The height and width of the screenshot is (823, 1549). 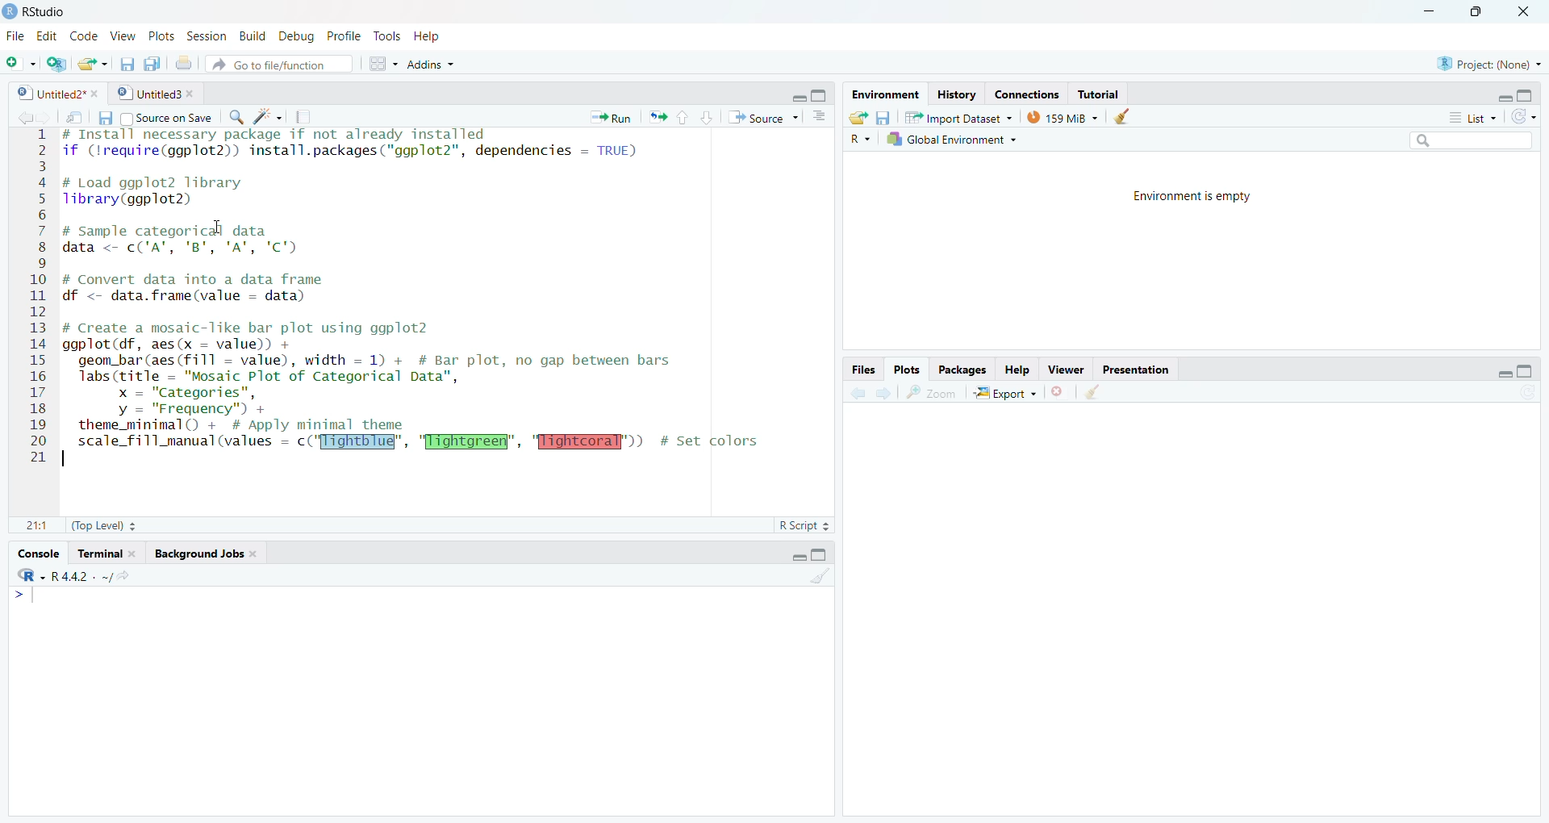 What do you see at coordinates (804, 526) in the screenshot?
I see `R Script` at bounding box center [804, 526].